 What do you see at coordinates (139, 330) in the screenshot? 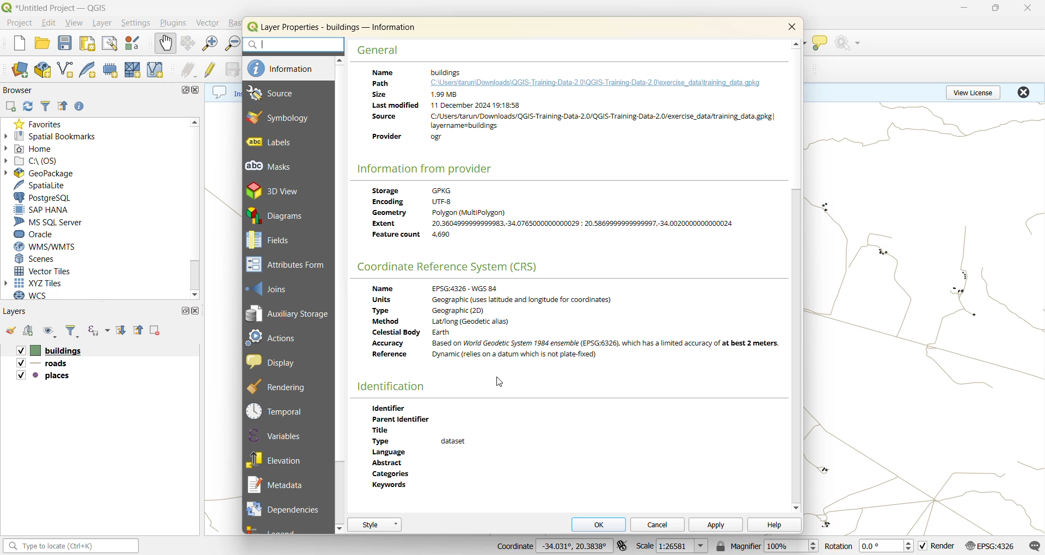
I see `collapse all` at bounding box center [139, 330].